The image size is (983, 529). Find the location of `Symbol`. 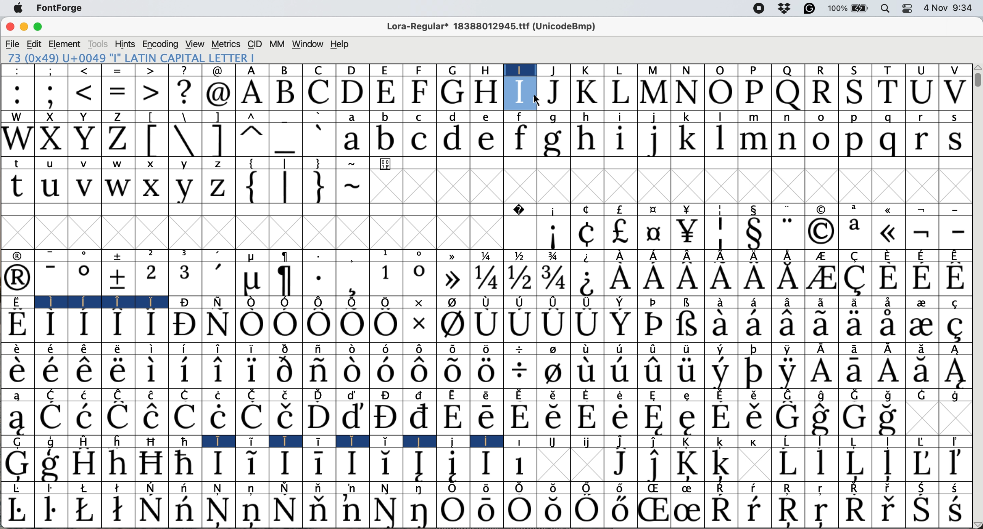

Symbol is located at coordinates (320, 464).